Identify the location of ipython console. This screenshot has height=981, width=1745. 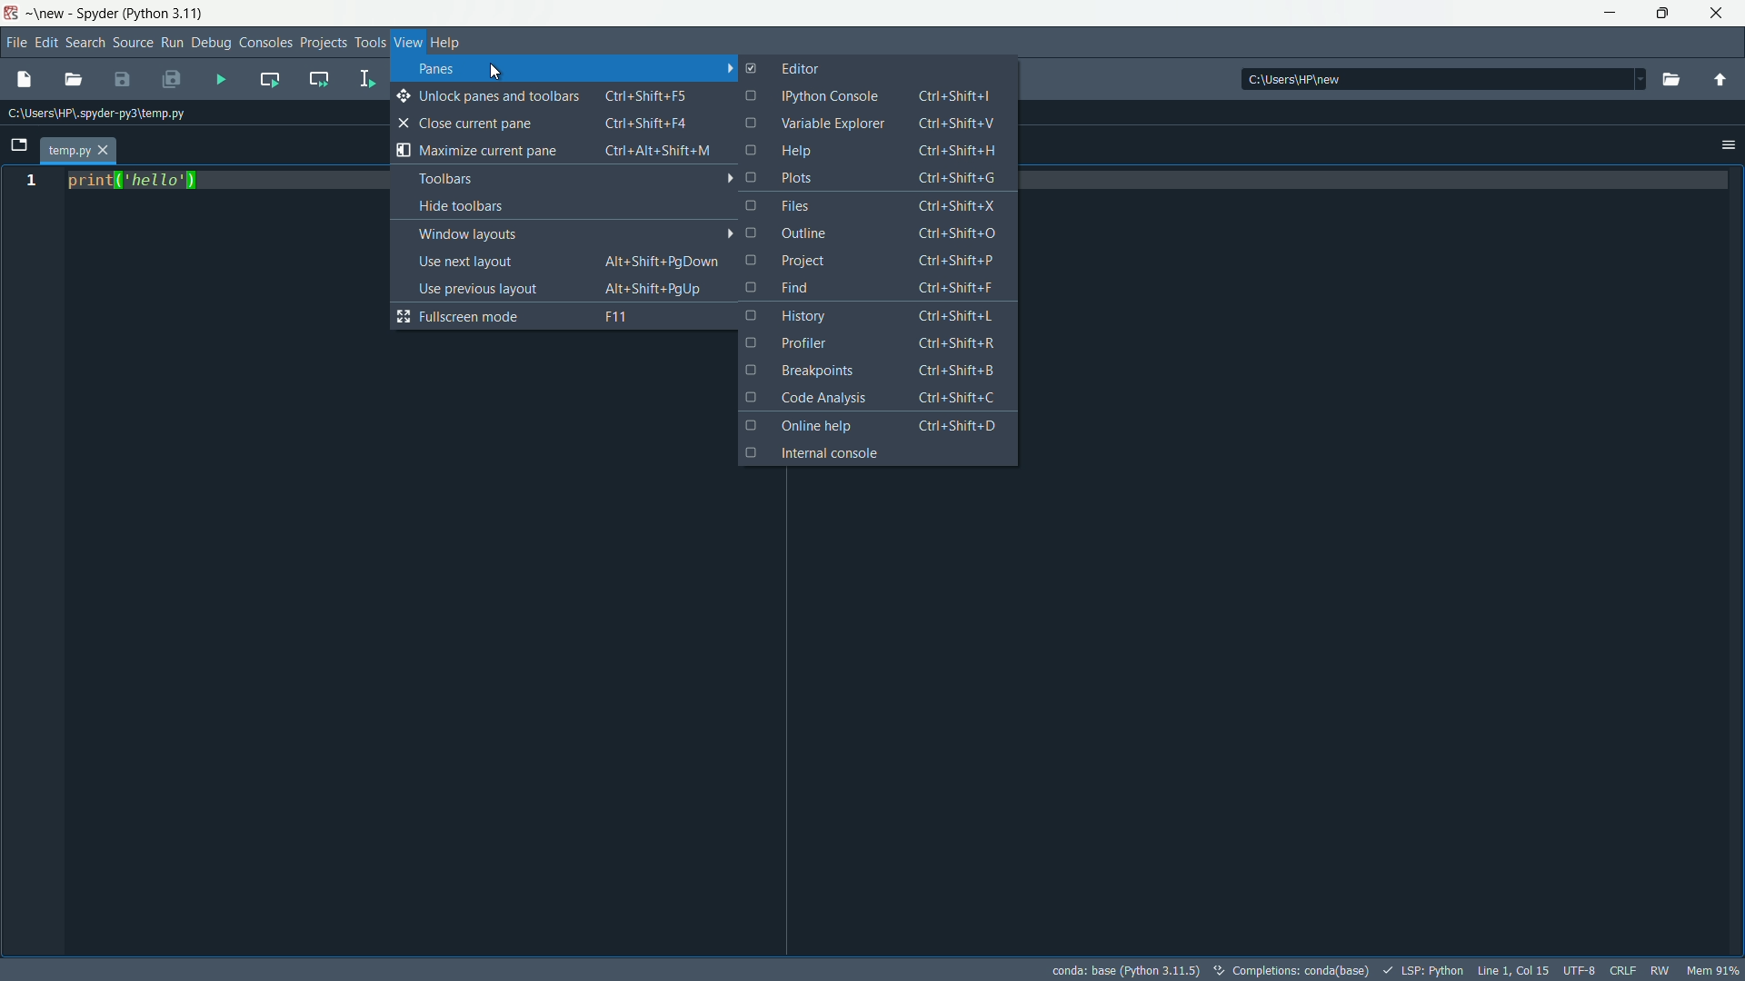
(870, 95).